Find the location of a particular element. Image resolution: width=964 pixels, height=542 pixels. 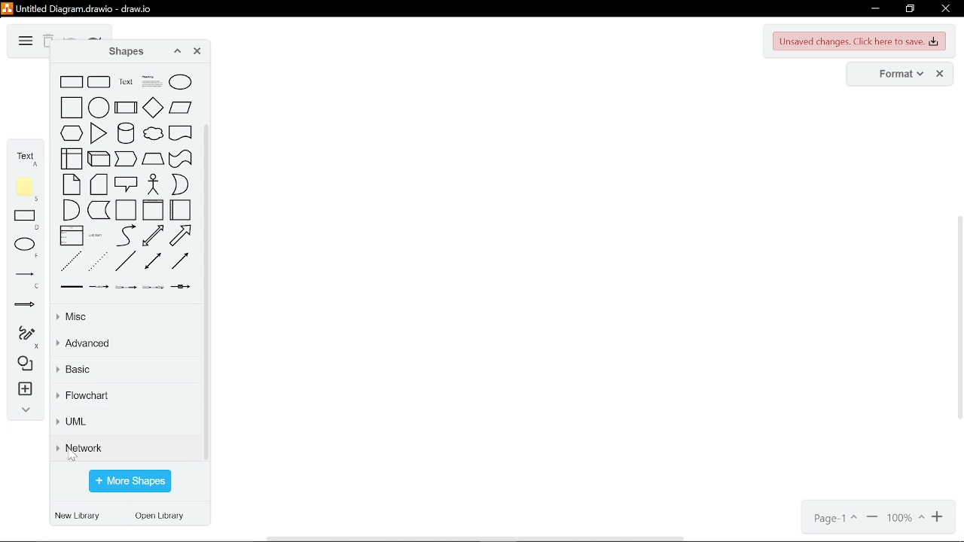

line is located at coordinates (124, 261).